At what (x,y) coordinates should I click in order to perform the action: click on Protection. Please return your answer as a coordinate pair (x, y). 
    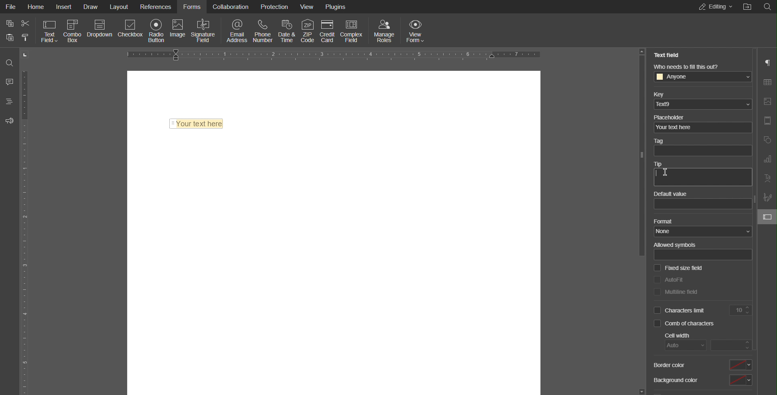
    Looking at the image, I should click on (276, 6).